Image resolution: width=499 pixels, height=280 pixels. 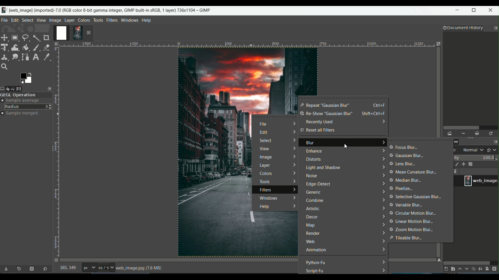 What do you see at coordinates (450, 134) in the screenshot?
I see `open the selected entry` at bounding box center [450, 134].